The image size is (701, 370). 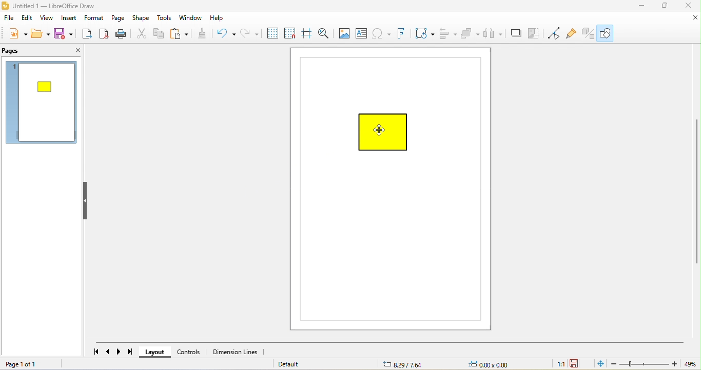 I want to click on toggle draw function, so click(x=587, y=32).